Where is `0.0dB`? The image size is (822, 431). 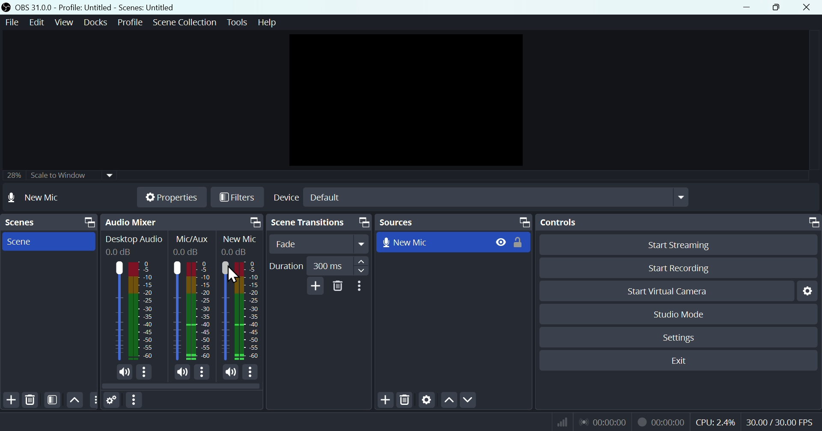
0.0dB is located at coordinates (234, 251).